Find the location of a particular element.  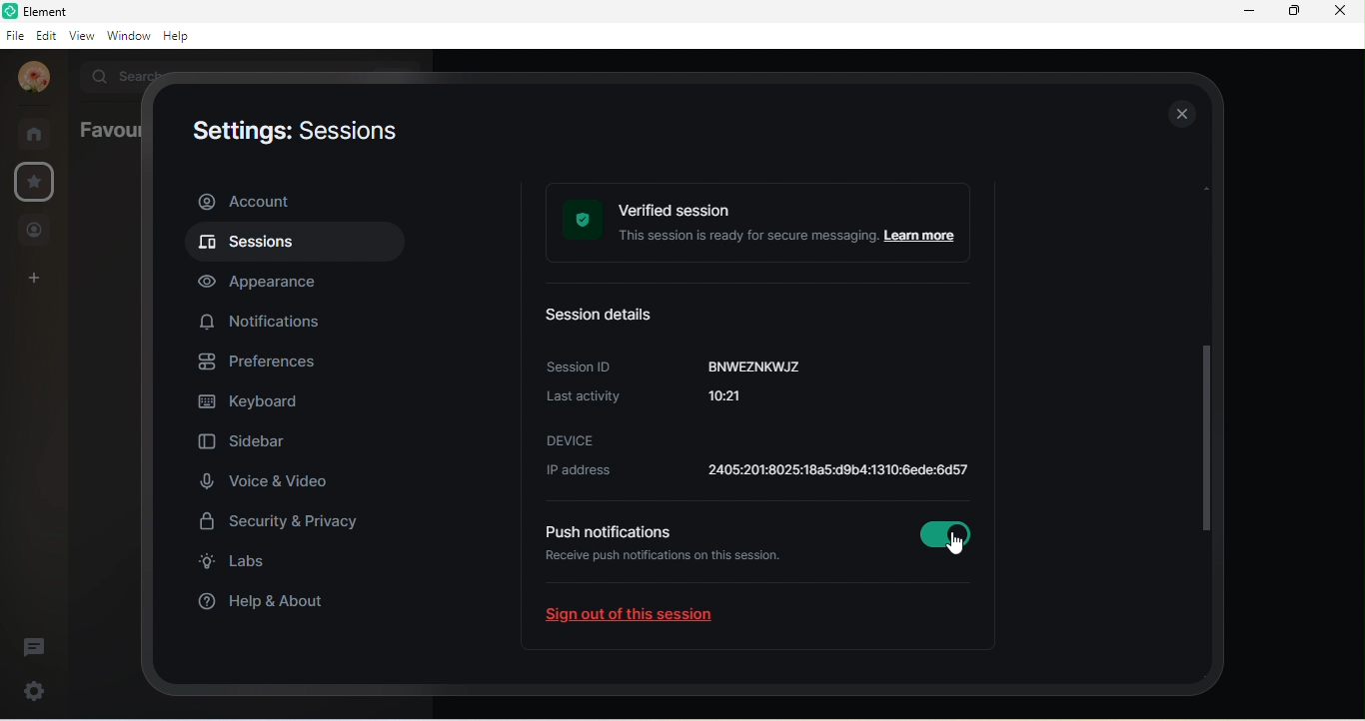

help and about is located at coordinates (273, 600).